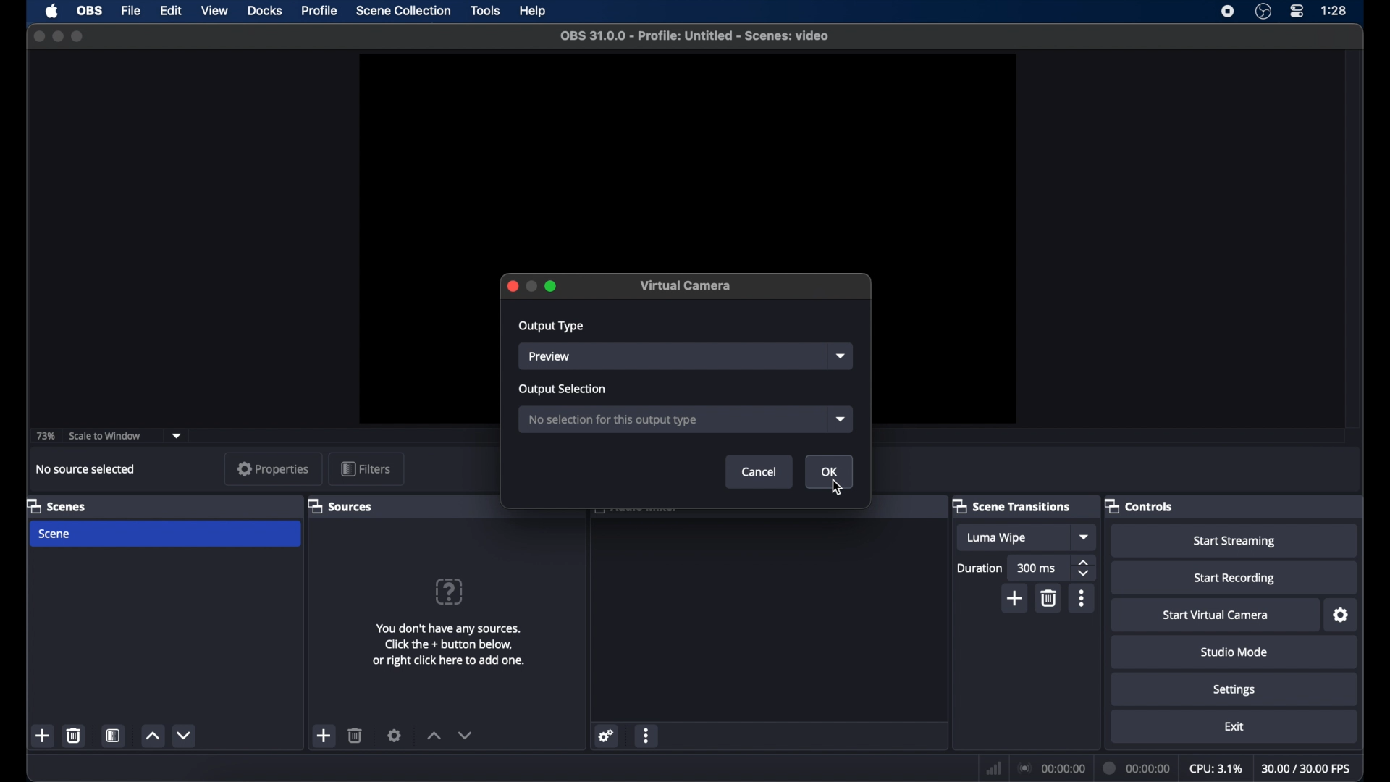  I want to click on duration, so click(1137, 768).